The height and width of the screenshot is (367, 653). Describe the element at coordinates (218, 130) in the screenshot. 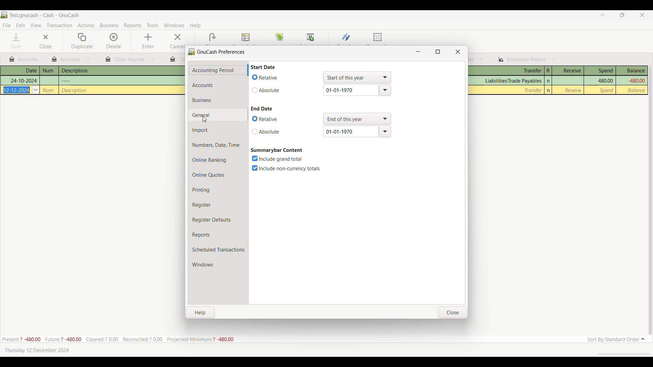

I see `Import` at that location.